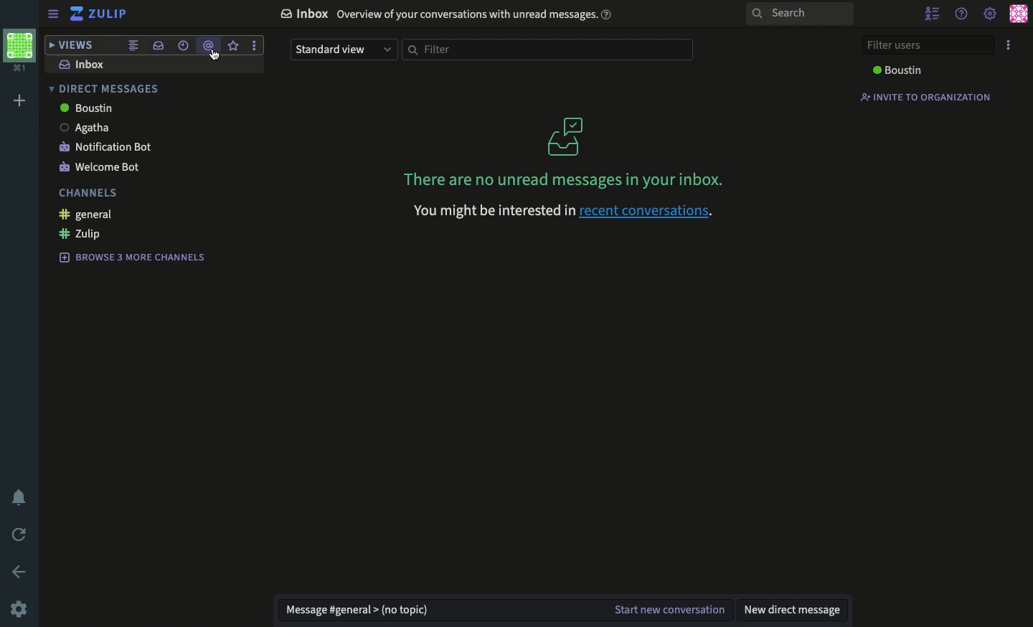 This screenshot has height=627, width=1033. What do you see at coordinates (106, 147) in the screenshot?
I see `notification bot` at bounding box center [106, 147].